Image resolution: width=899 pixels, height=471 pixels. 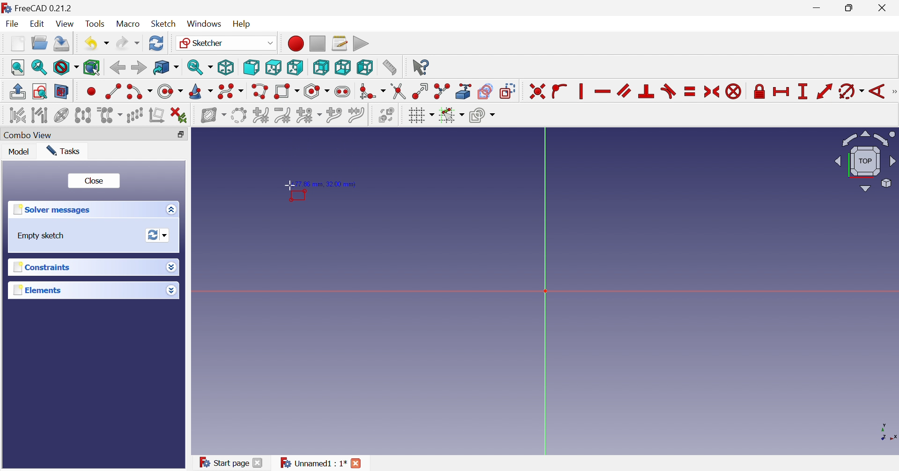 I want to click on Insert knot, so click(x=334, y=117).